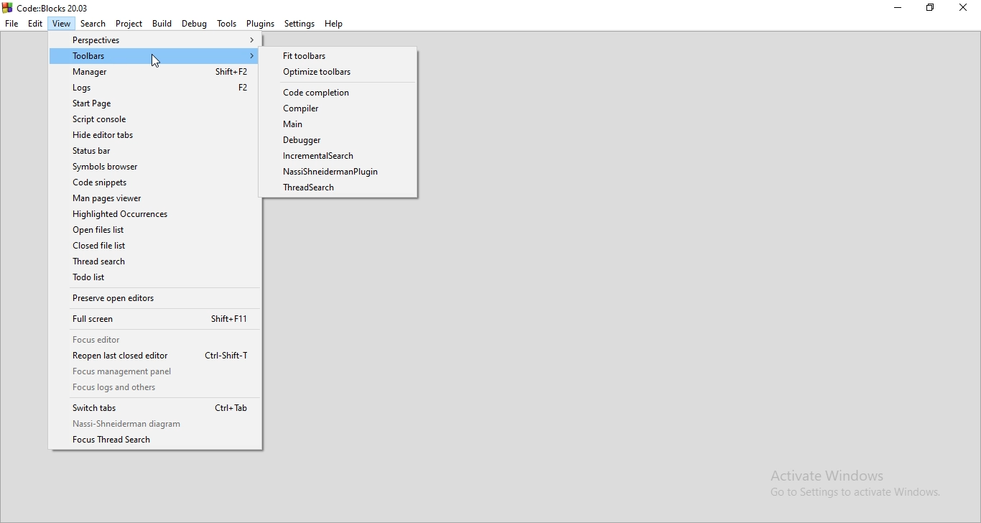  What do you see at coordinates (54, 7) in the screenshot?
I see `Code:Blocks 20.03` at bounding box center [54, 7].